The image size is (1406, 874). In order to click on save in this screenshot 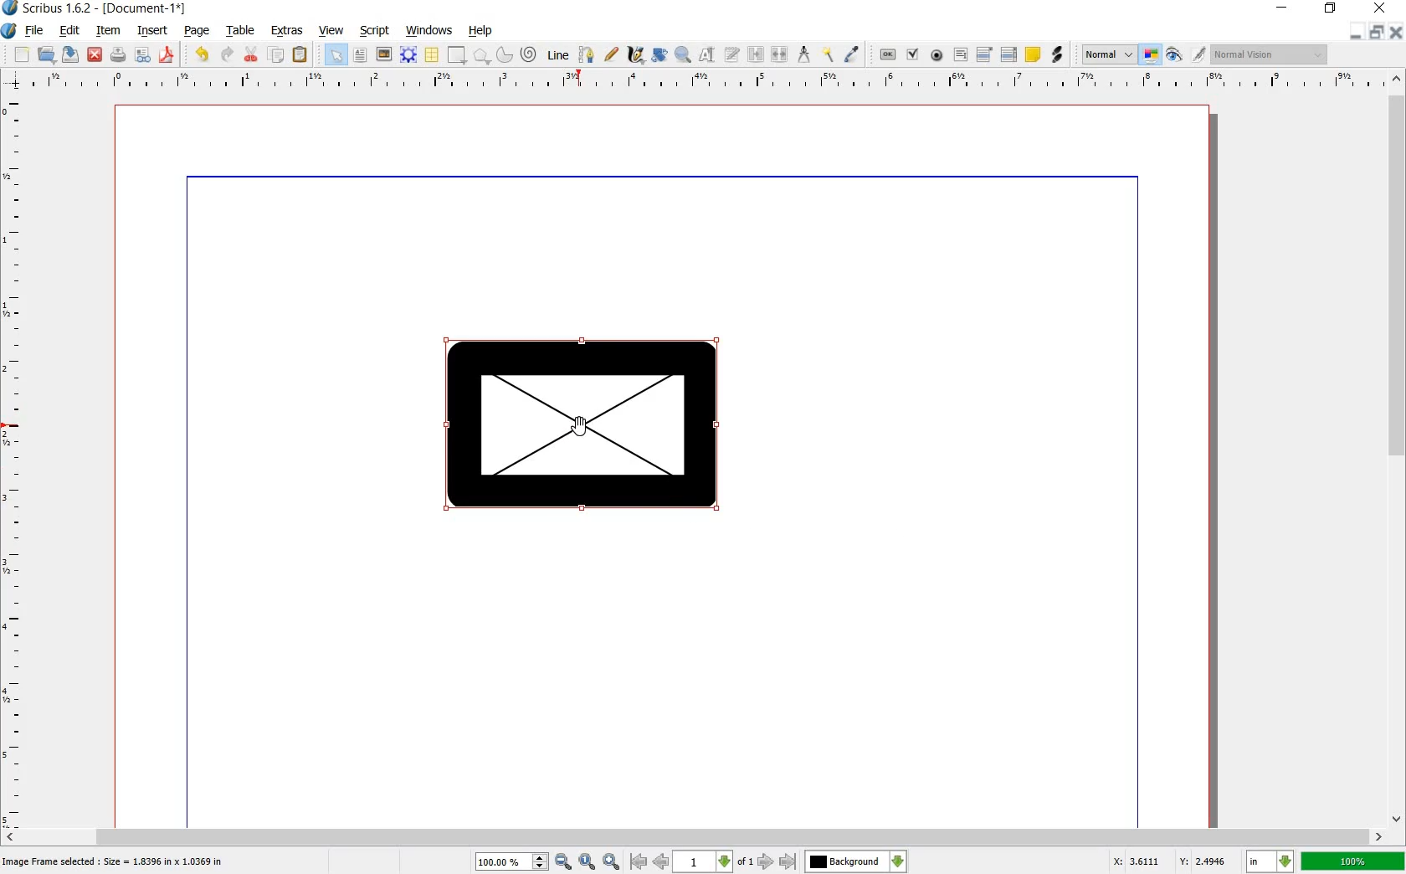, I will do `click(70, 56)`.